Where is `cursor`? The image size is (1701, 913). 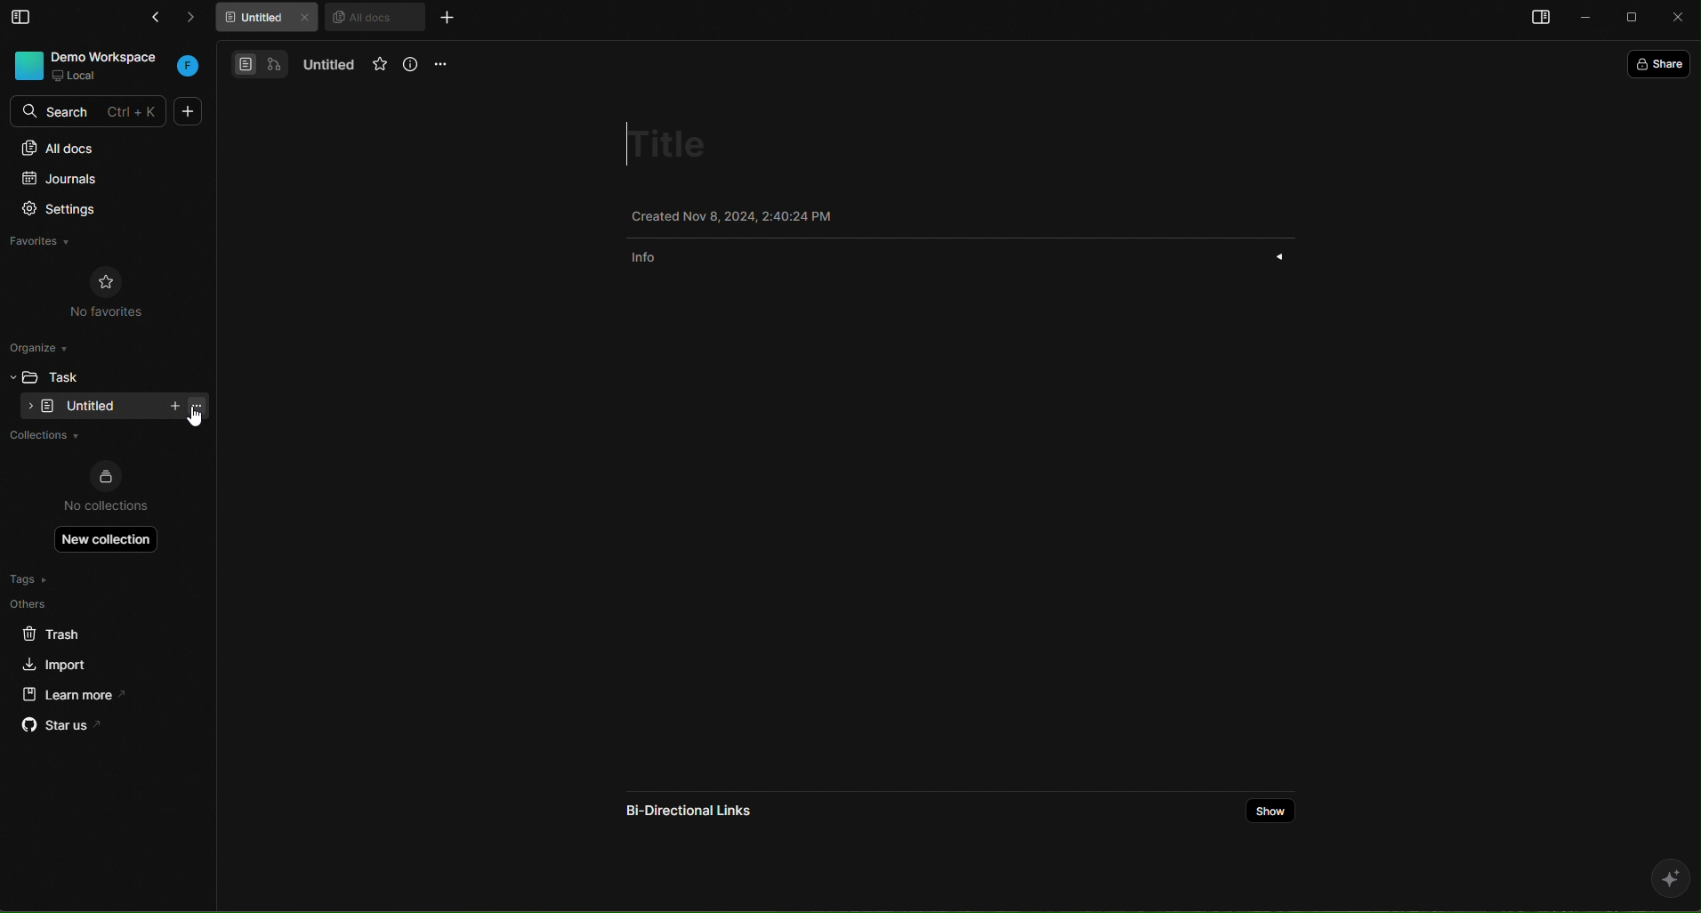 cursor is located at coordinates (191, 419).